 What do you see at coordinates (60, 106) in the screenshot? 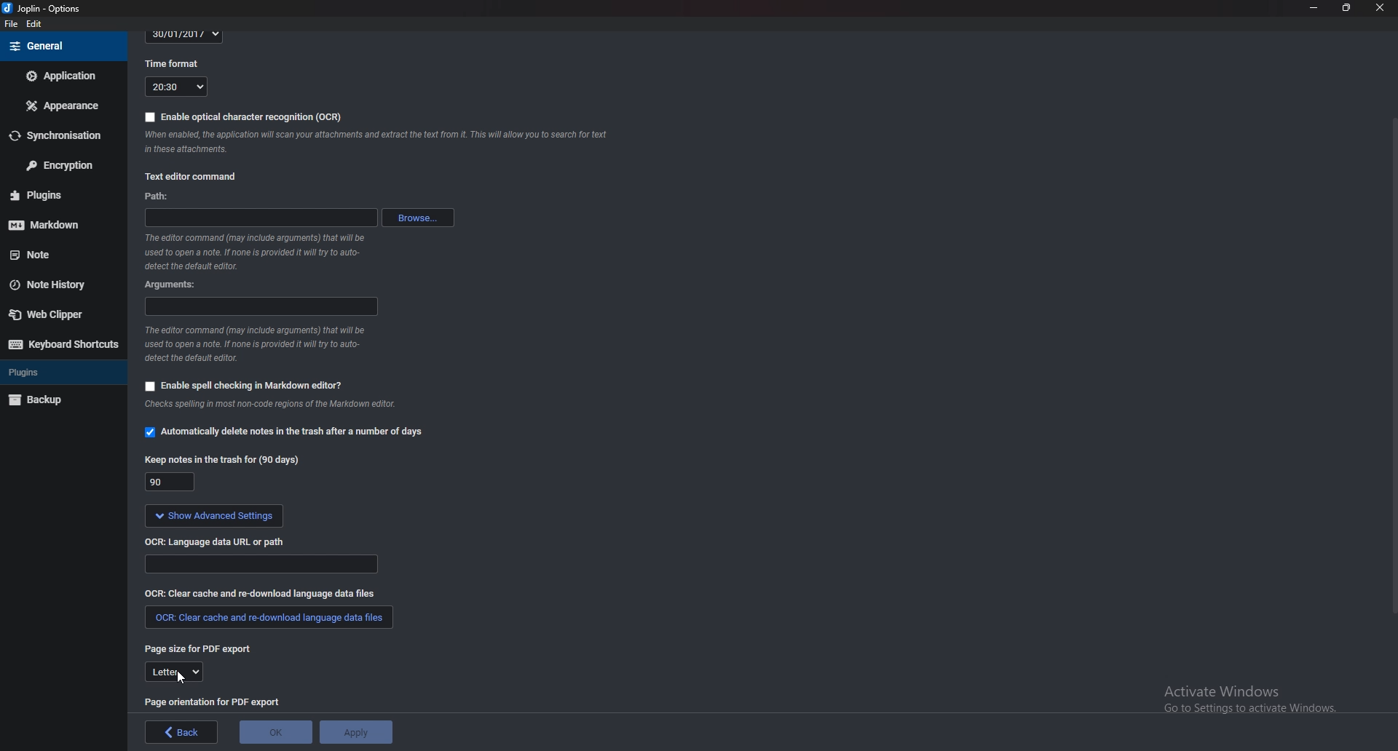
I see `Appearance` at bounding box center [60, 106].